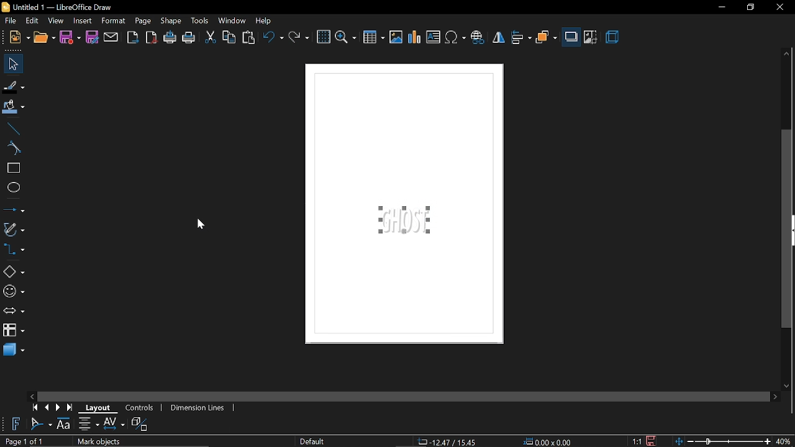  I want to click on grid, so click(324, 37).